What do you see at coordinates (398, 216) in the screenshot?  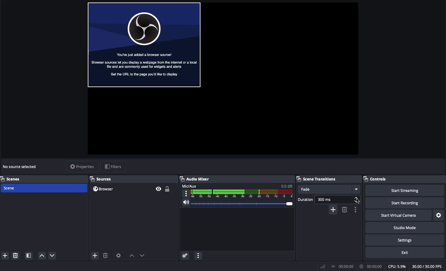 I see `Start virtual camera` at bounding box center [398, 216].